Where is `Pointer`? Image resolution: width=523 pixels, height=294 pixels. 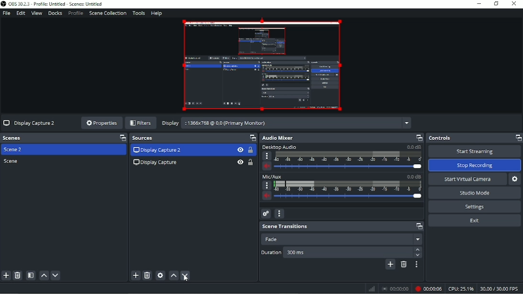
Pointer is located at coordinates (189, 281).